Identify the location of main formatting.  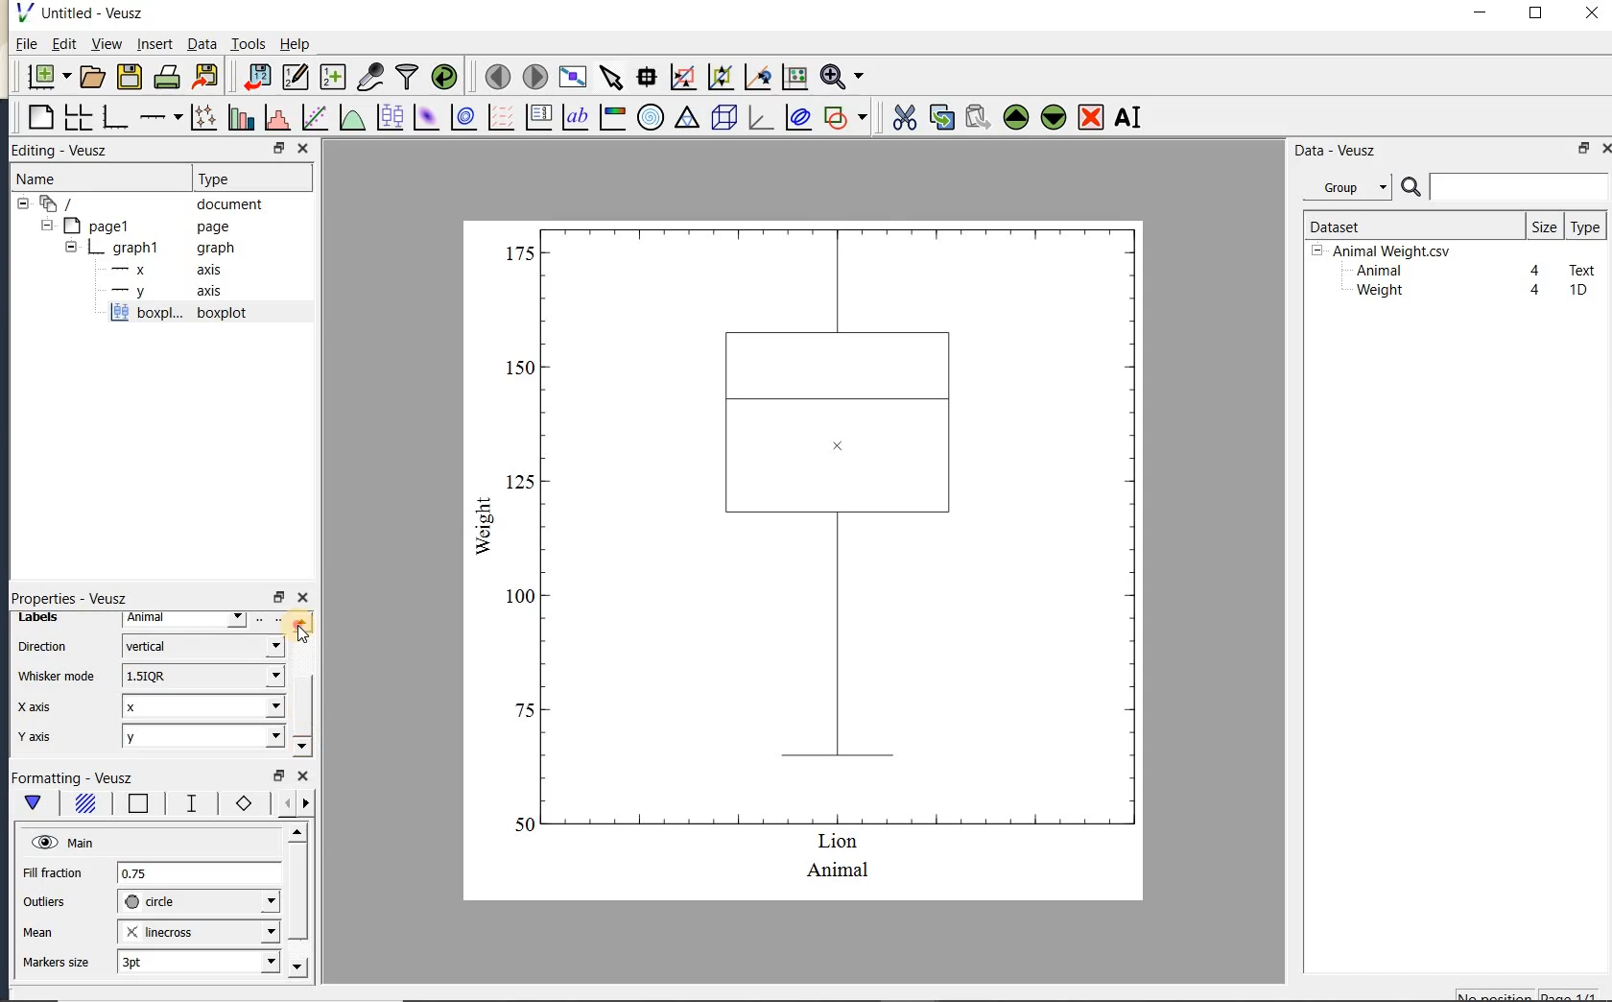
(33, 806).